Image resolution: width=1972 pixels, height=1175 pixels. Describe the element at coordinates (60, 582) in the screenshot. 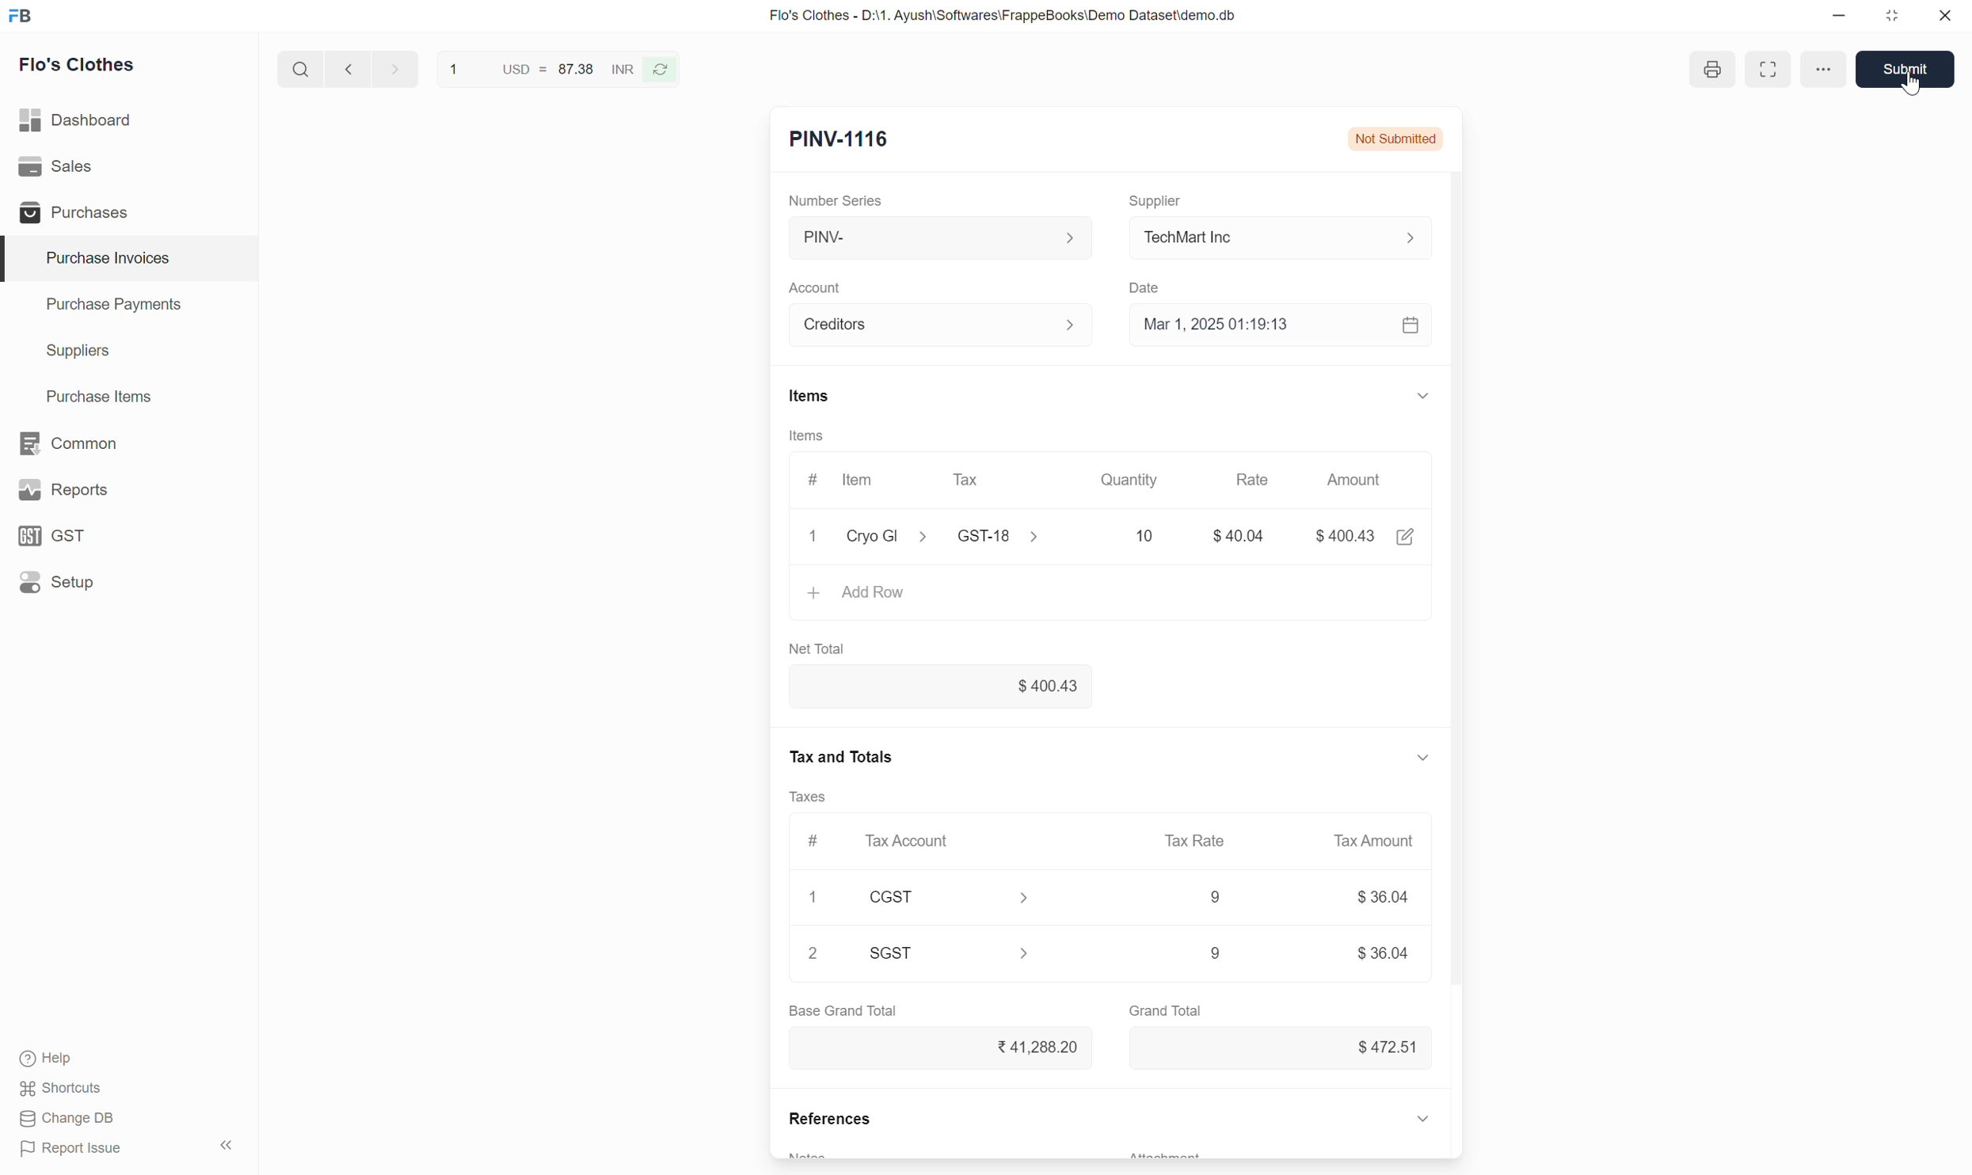

I see `Setup` at that location.